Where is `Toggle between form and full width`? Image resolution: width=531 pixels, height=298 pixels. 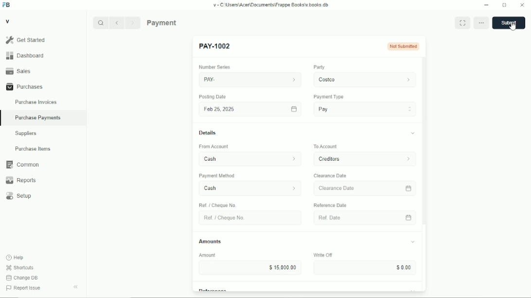
Toggle between form and full width is located at coordinates (462, 23).